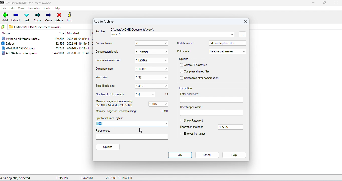 Image resolution: width=342 pixels, height=181 pixels. Describe the element at coordinates (101, 124) in the screenshot. I see `10M selected` at that location.